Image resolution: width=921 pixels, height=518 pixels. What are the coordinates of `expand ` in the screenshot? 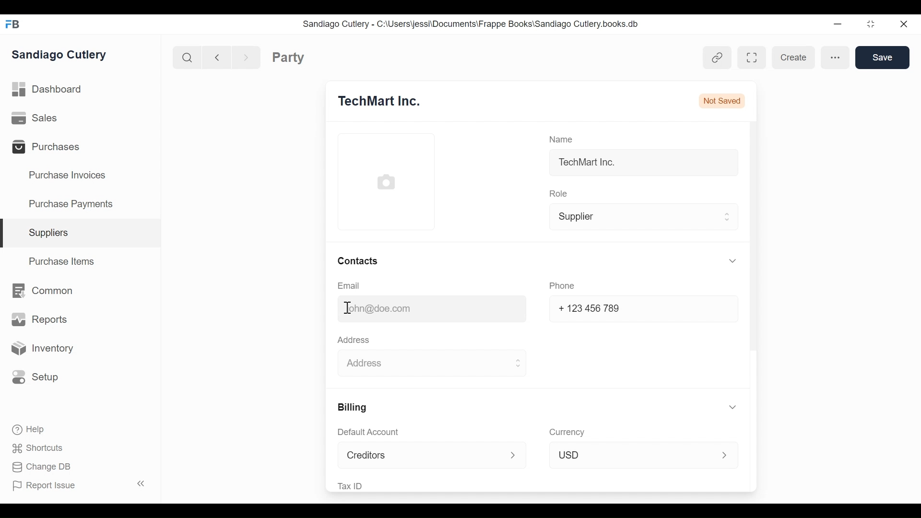 It's located at (725, 262).